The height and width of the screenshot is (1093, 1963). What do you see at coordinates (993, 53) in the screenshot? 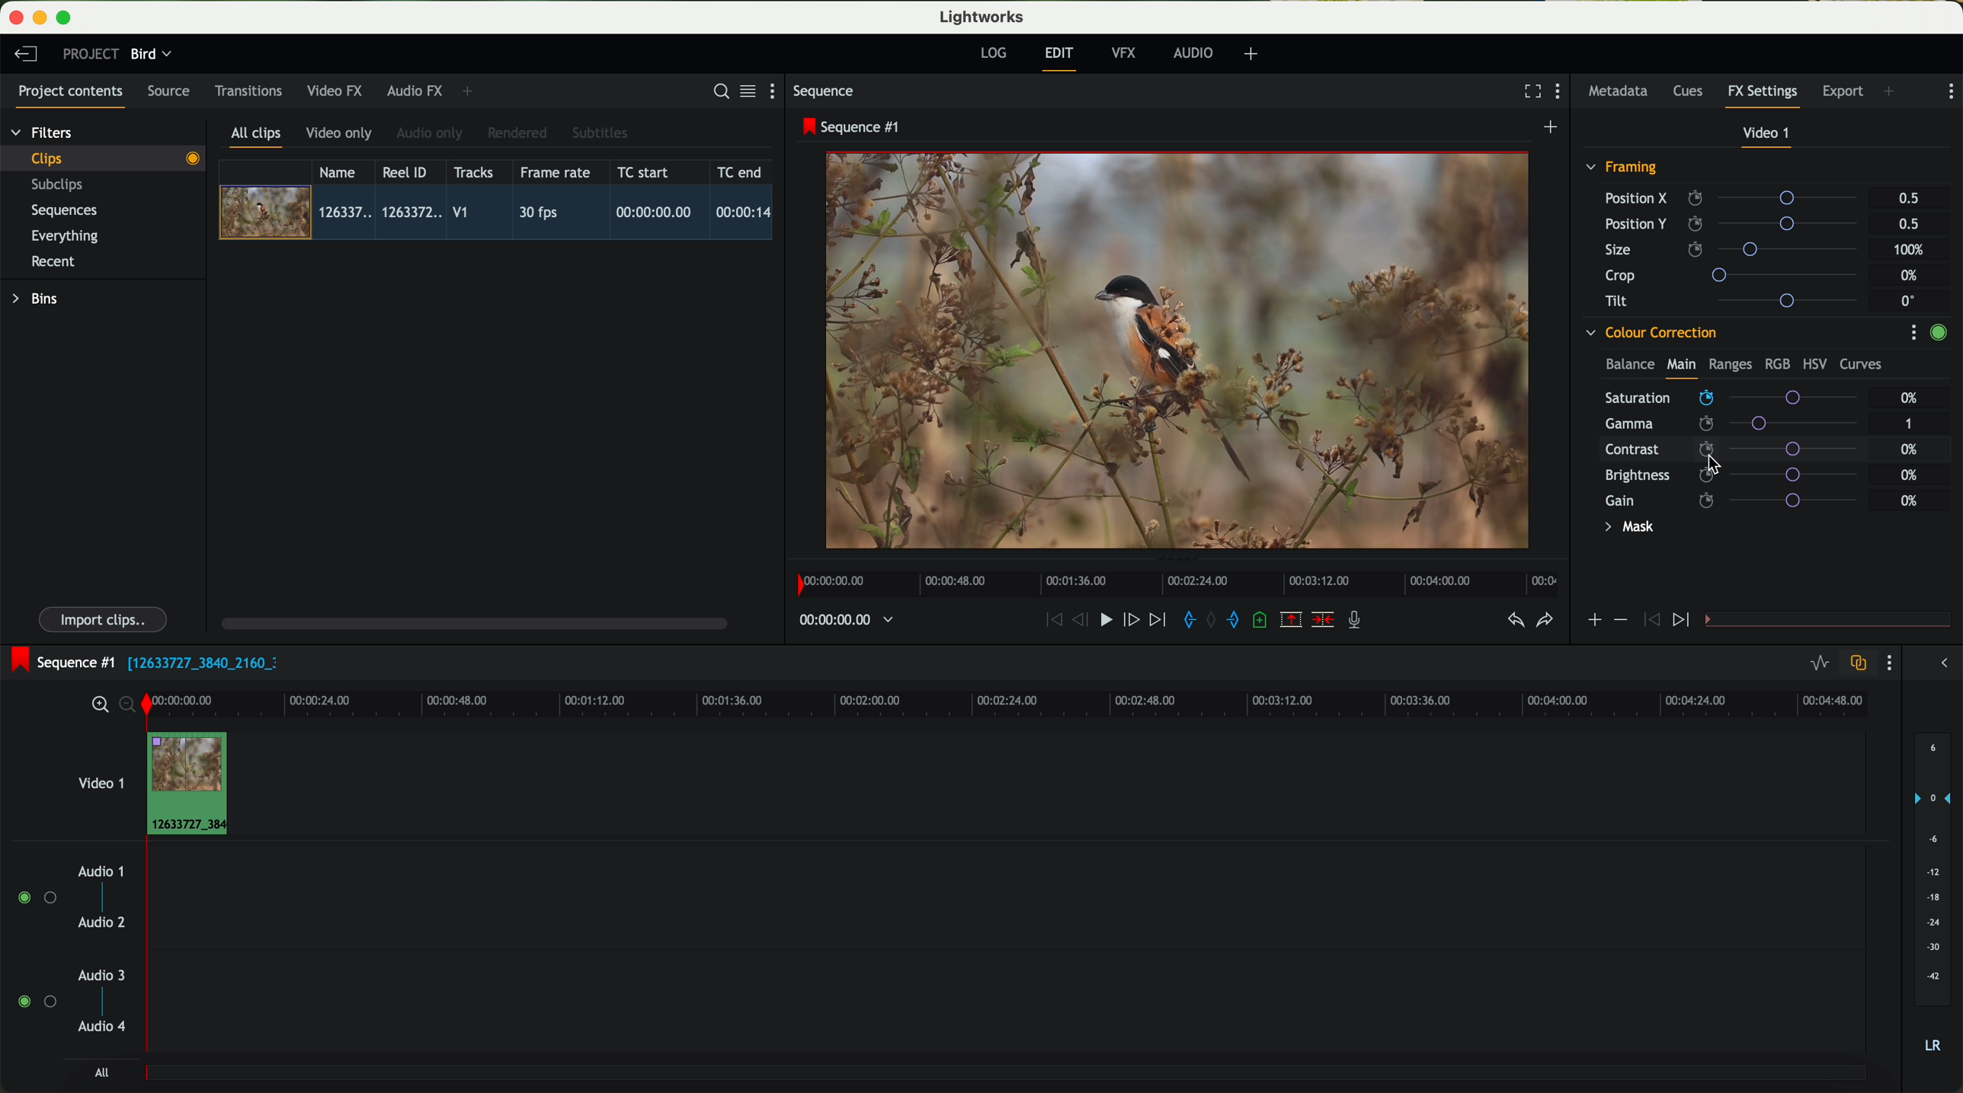
I see `log` at bounding box center [993, 53].